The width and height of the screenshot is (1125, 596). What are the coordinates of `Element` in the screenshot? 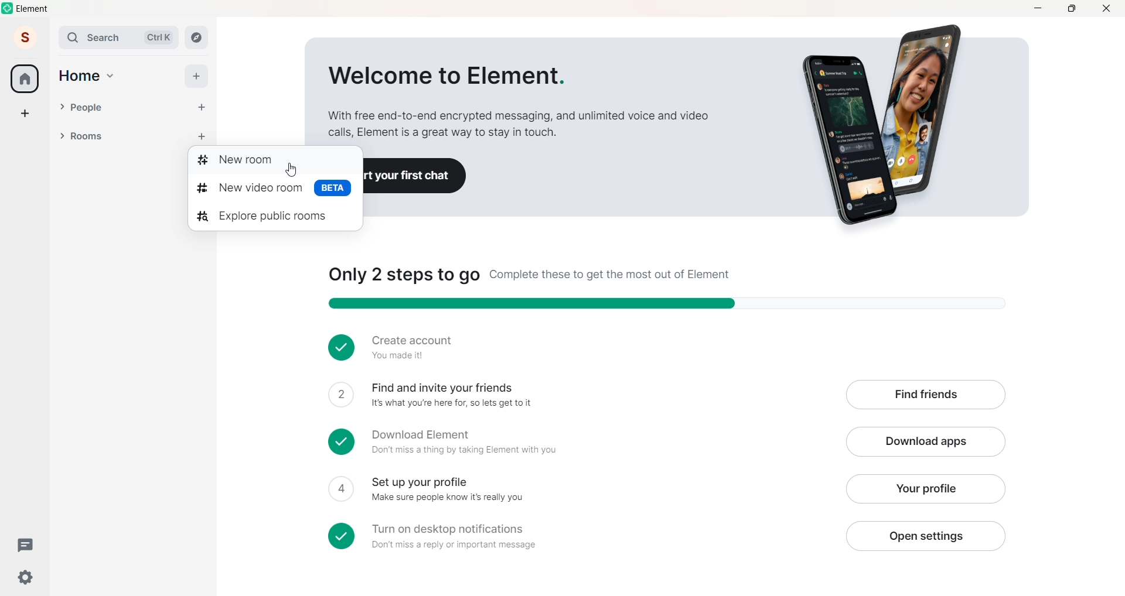 It's located at (34, 9).